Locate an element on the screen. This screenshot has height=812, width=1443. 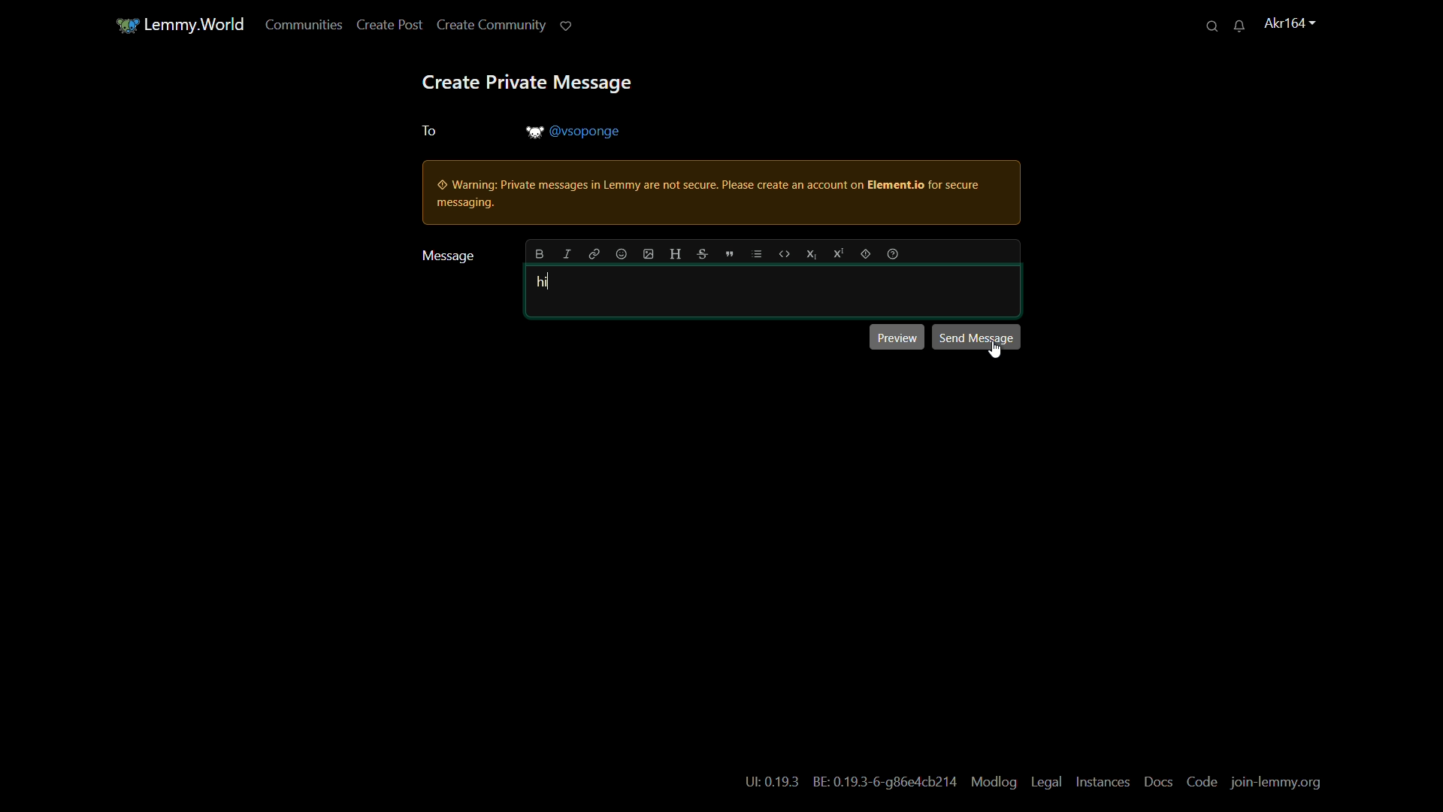
subscript is located at coordinates (809, 253).